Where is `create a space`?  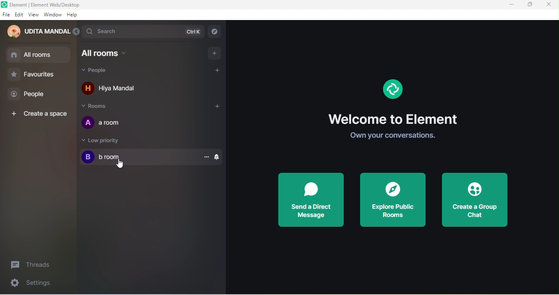 create a space is located at coordinates (38, 112).